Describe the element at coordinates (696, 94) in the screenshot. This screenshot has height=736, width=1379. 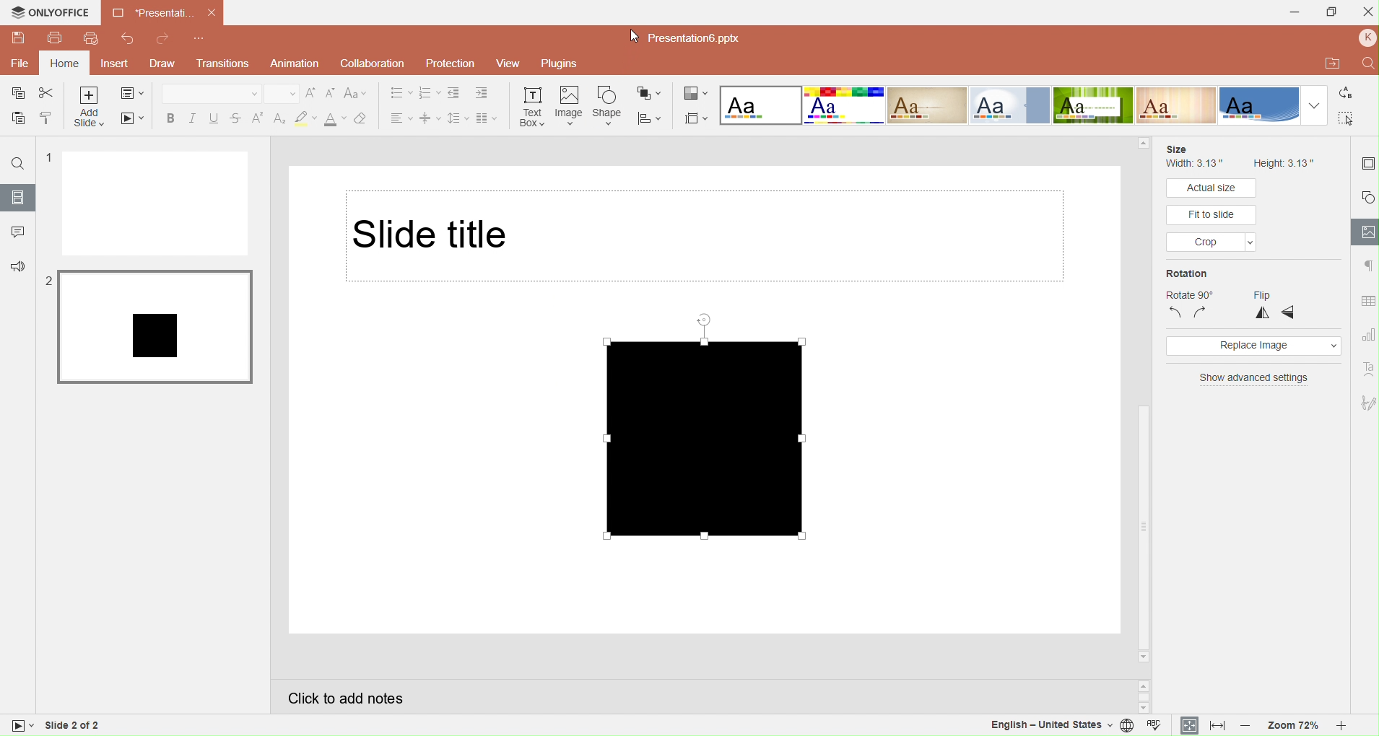
I see `Change color theme` at that location.